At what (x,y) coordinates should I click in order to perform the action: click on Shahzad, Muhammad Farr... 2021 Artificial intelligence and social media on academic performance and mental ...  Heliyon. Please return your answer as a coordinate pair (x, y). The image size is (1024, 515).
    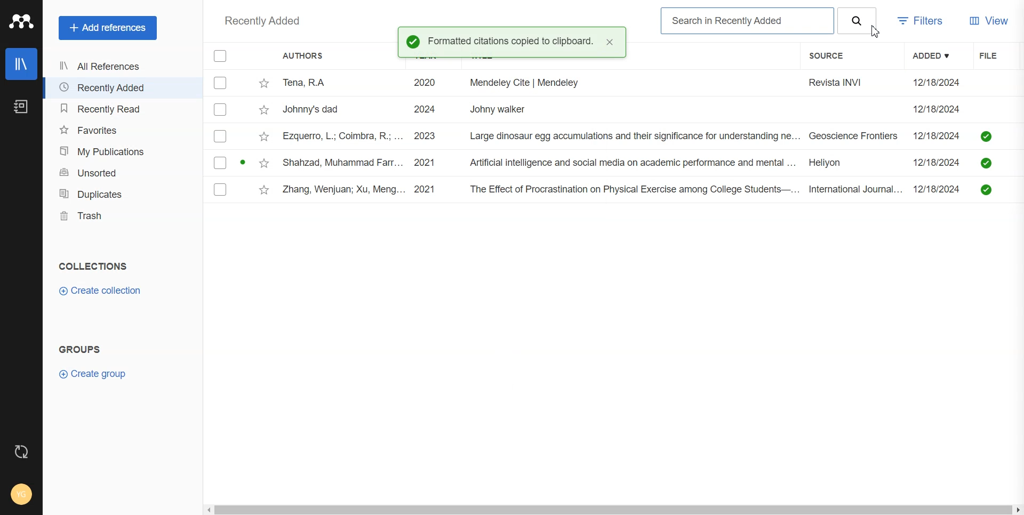
    Looking at the image, I should click on (591, 162).